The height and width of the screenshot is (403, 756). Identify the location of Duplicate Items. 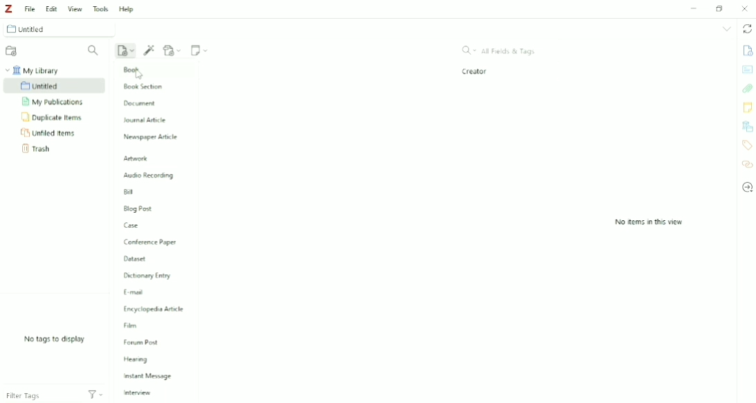
(53, 118).